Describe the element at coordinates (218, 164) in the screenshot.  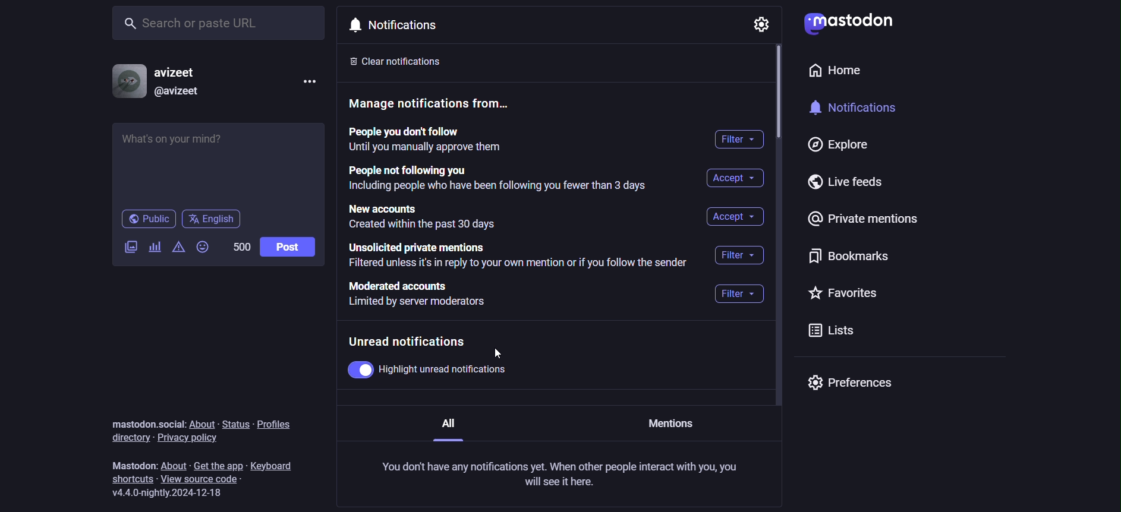
I see `what's on your mind` at that location.